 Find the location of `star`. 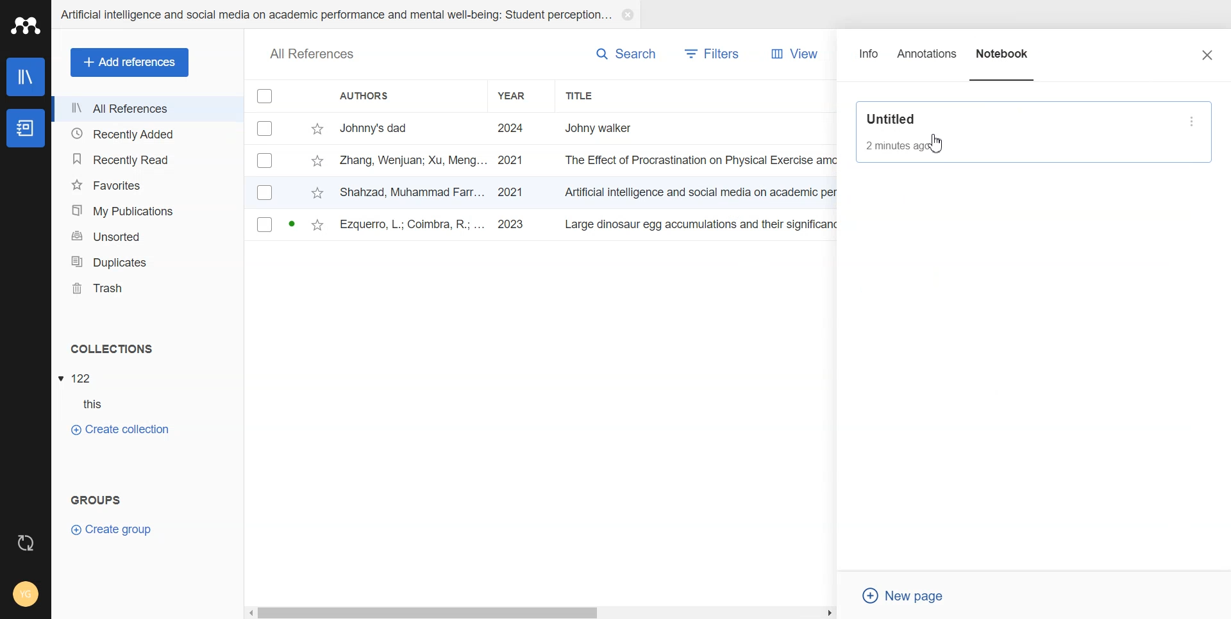

star is located at coordinates (317, 162).